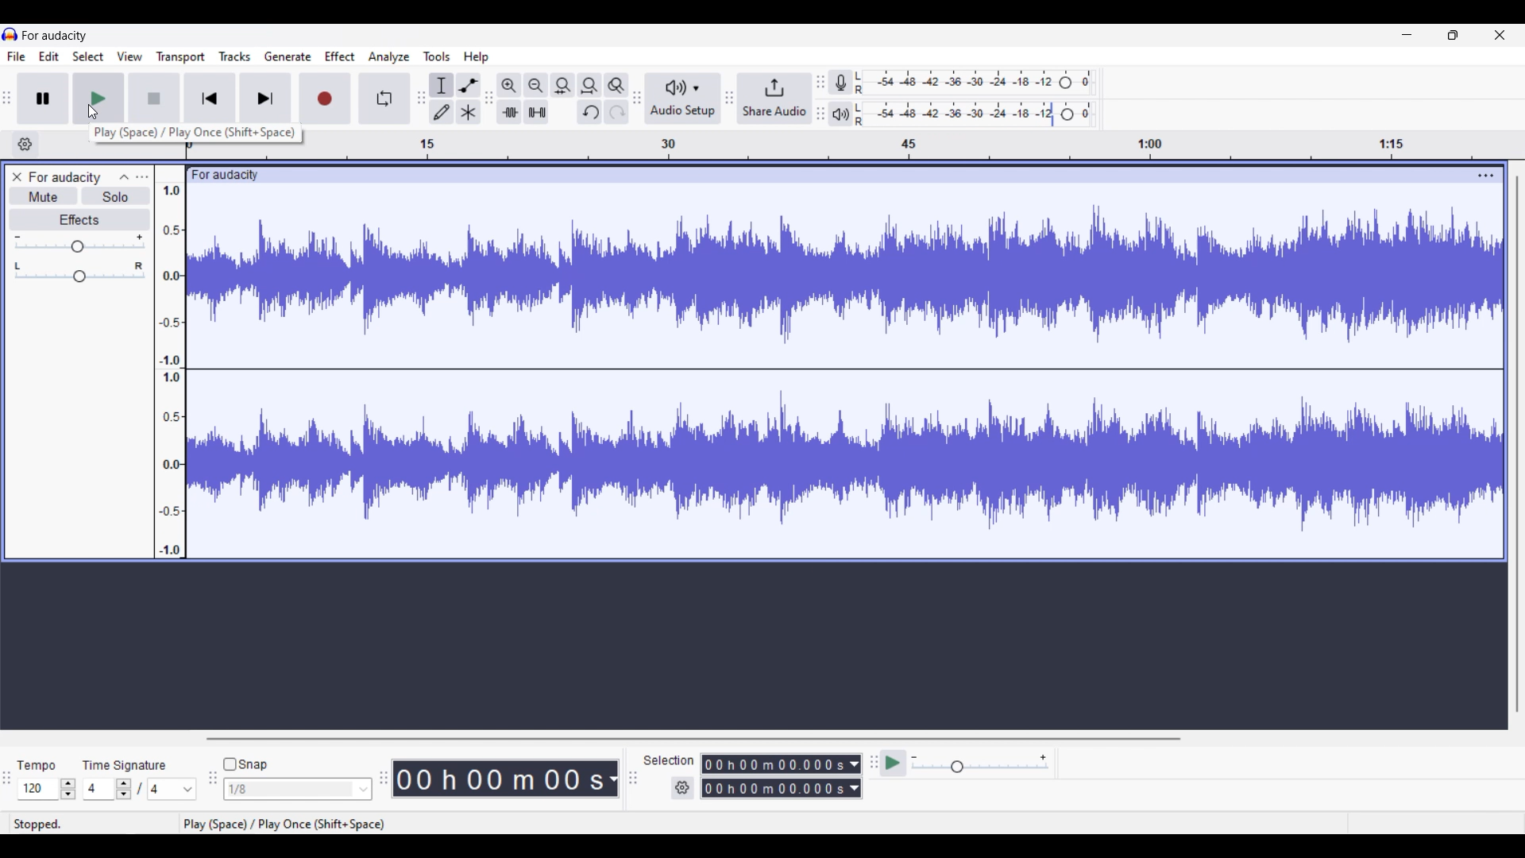  What do you see at coordinates (477, 57) in the screenshot?
I see `Help menu` at bounding box center [477, 57].